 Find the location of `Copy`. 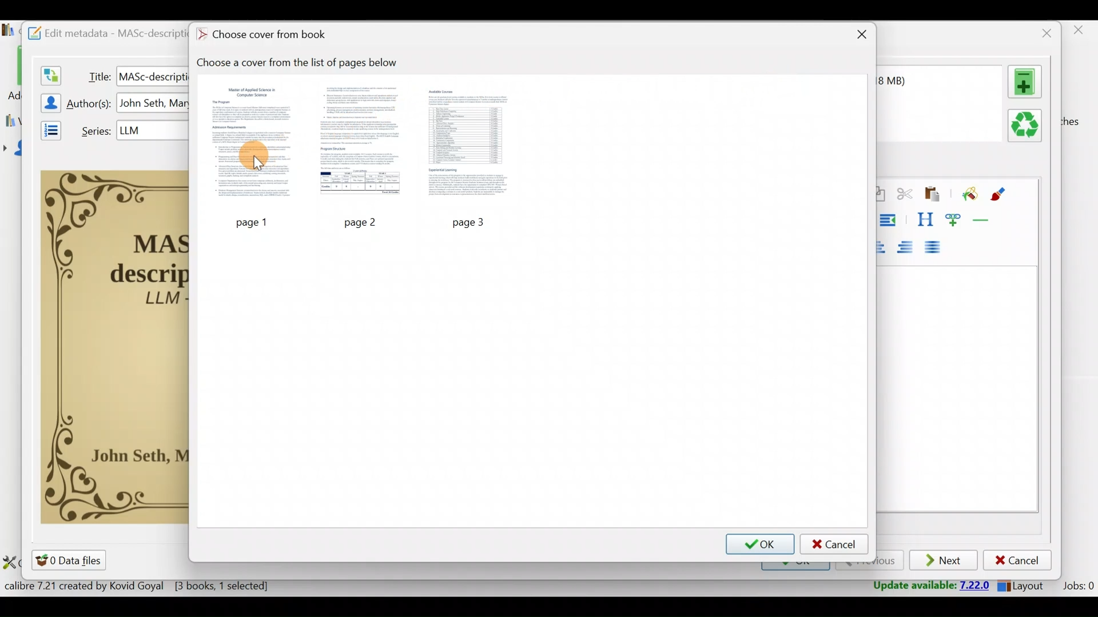

Copy is located at coordinates (880, 195).